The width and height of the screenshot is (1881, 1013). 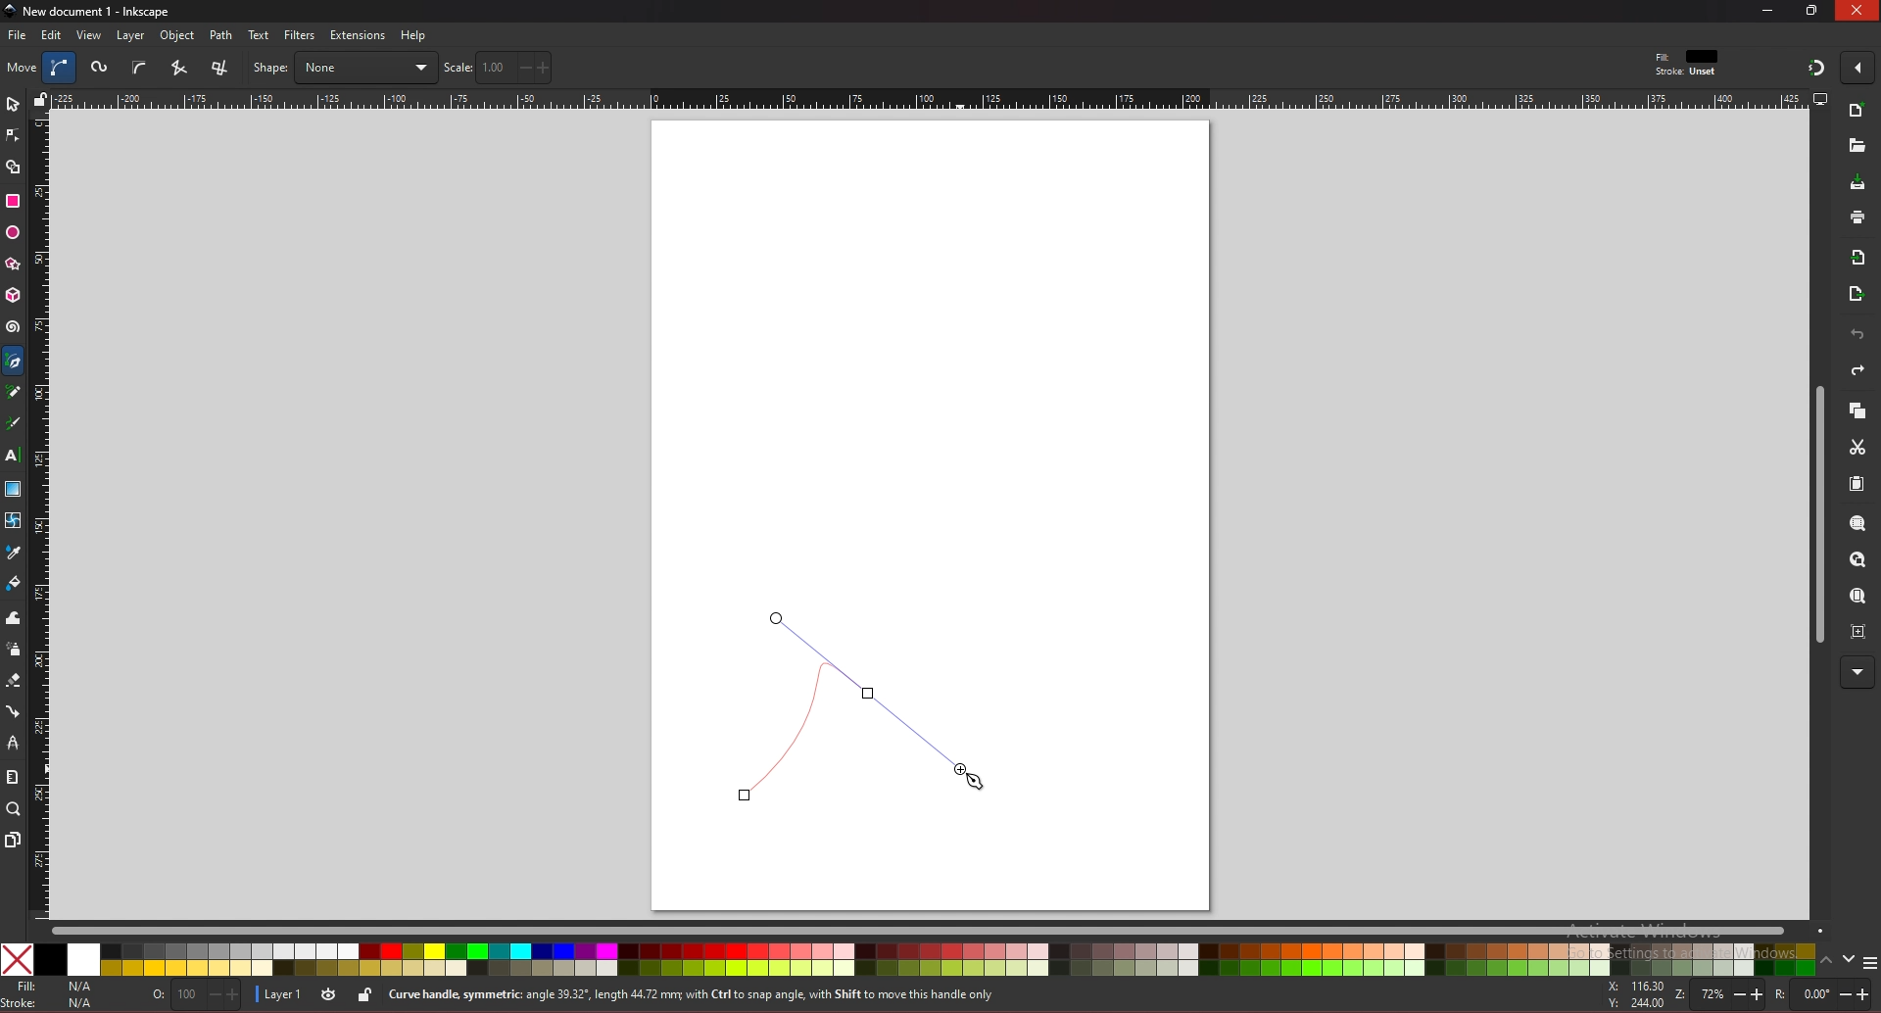 What do you see at coordinates (1856, 146) in the screenshot?
I see `new` at bounding box center [1856, 146].